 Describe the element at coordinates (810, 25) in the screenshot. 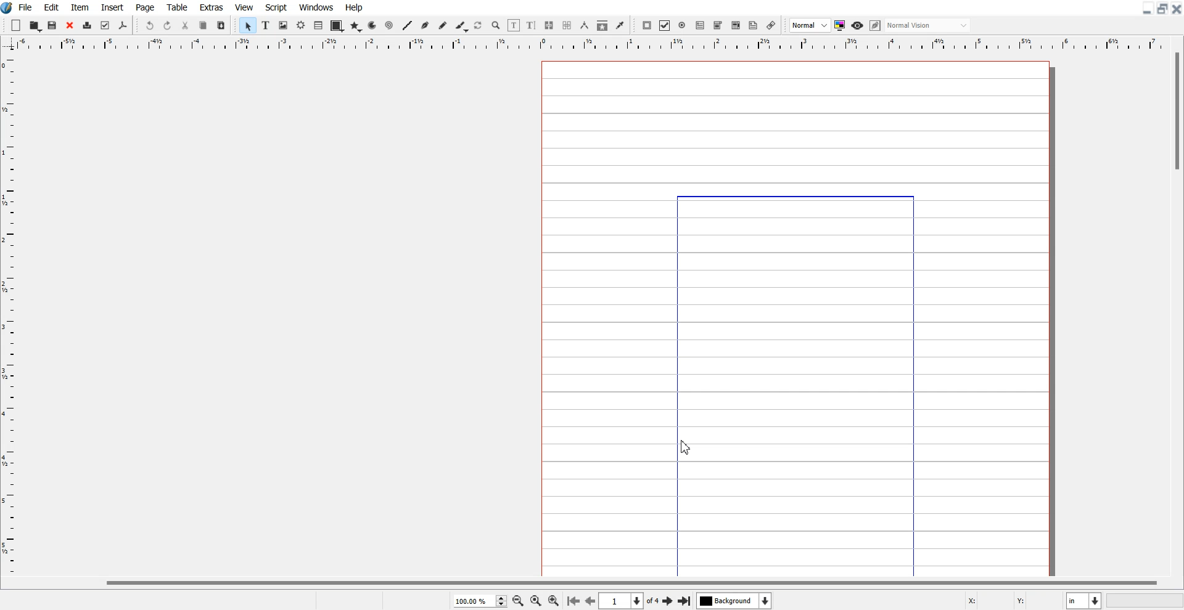

I see `Select image preview Quality` at that location.